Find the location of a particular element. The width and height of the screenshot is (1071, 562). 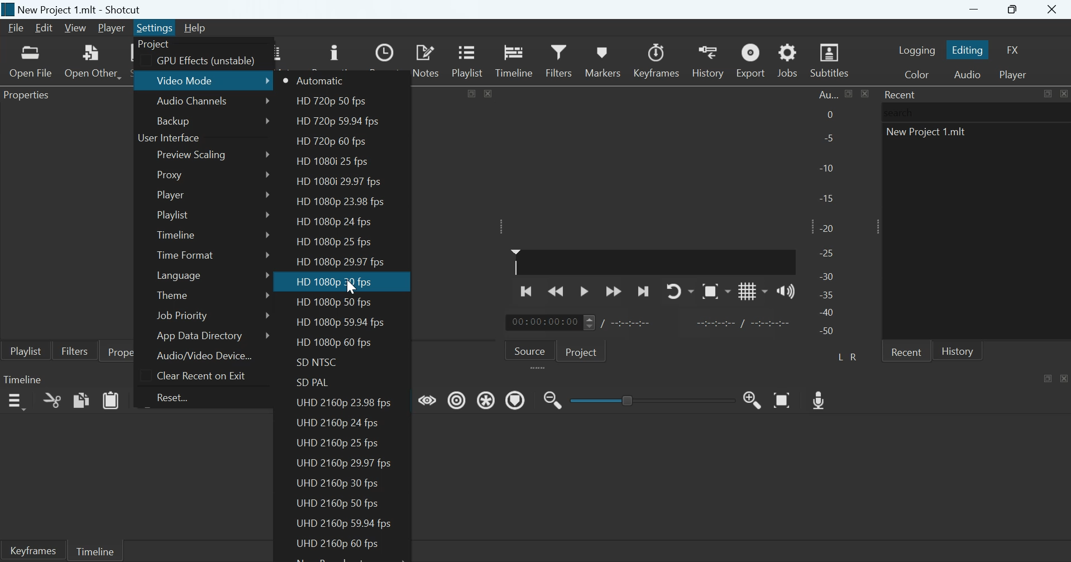

Toggle play or pause is located at coordinates (584, 292).